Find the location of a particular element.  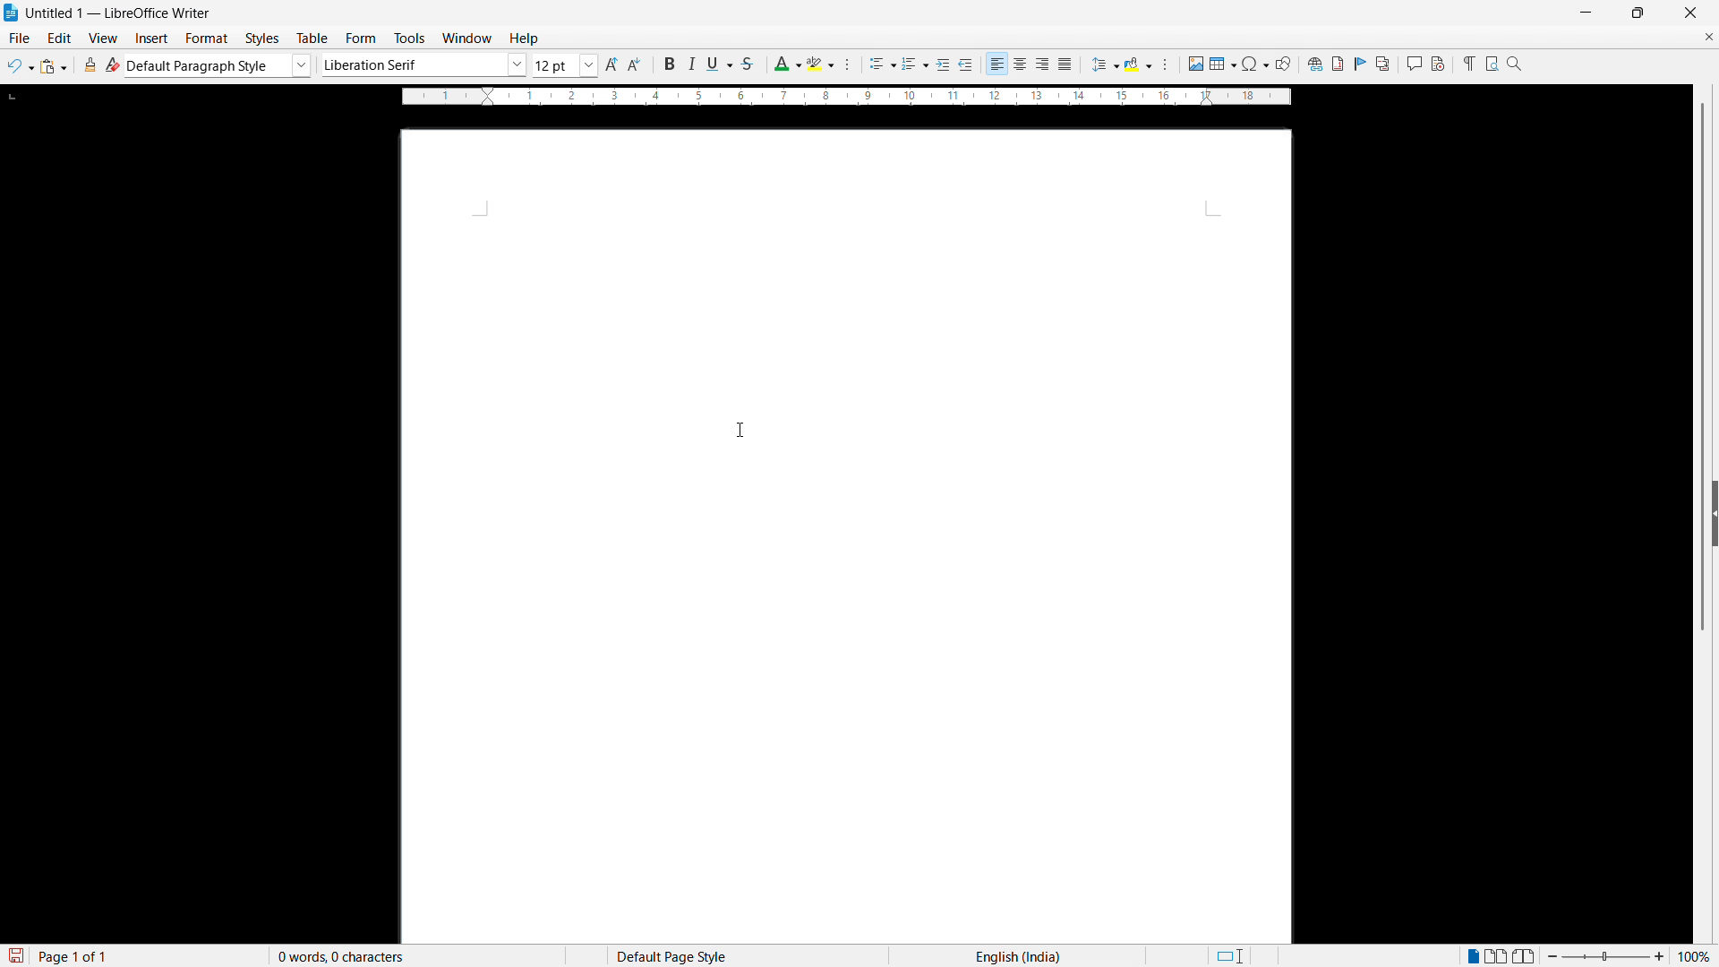

Insert footnote  is located at coordinates (1337, 64).